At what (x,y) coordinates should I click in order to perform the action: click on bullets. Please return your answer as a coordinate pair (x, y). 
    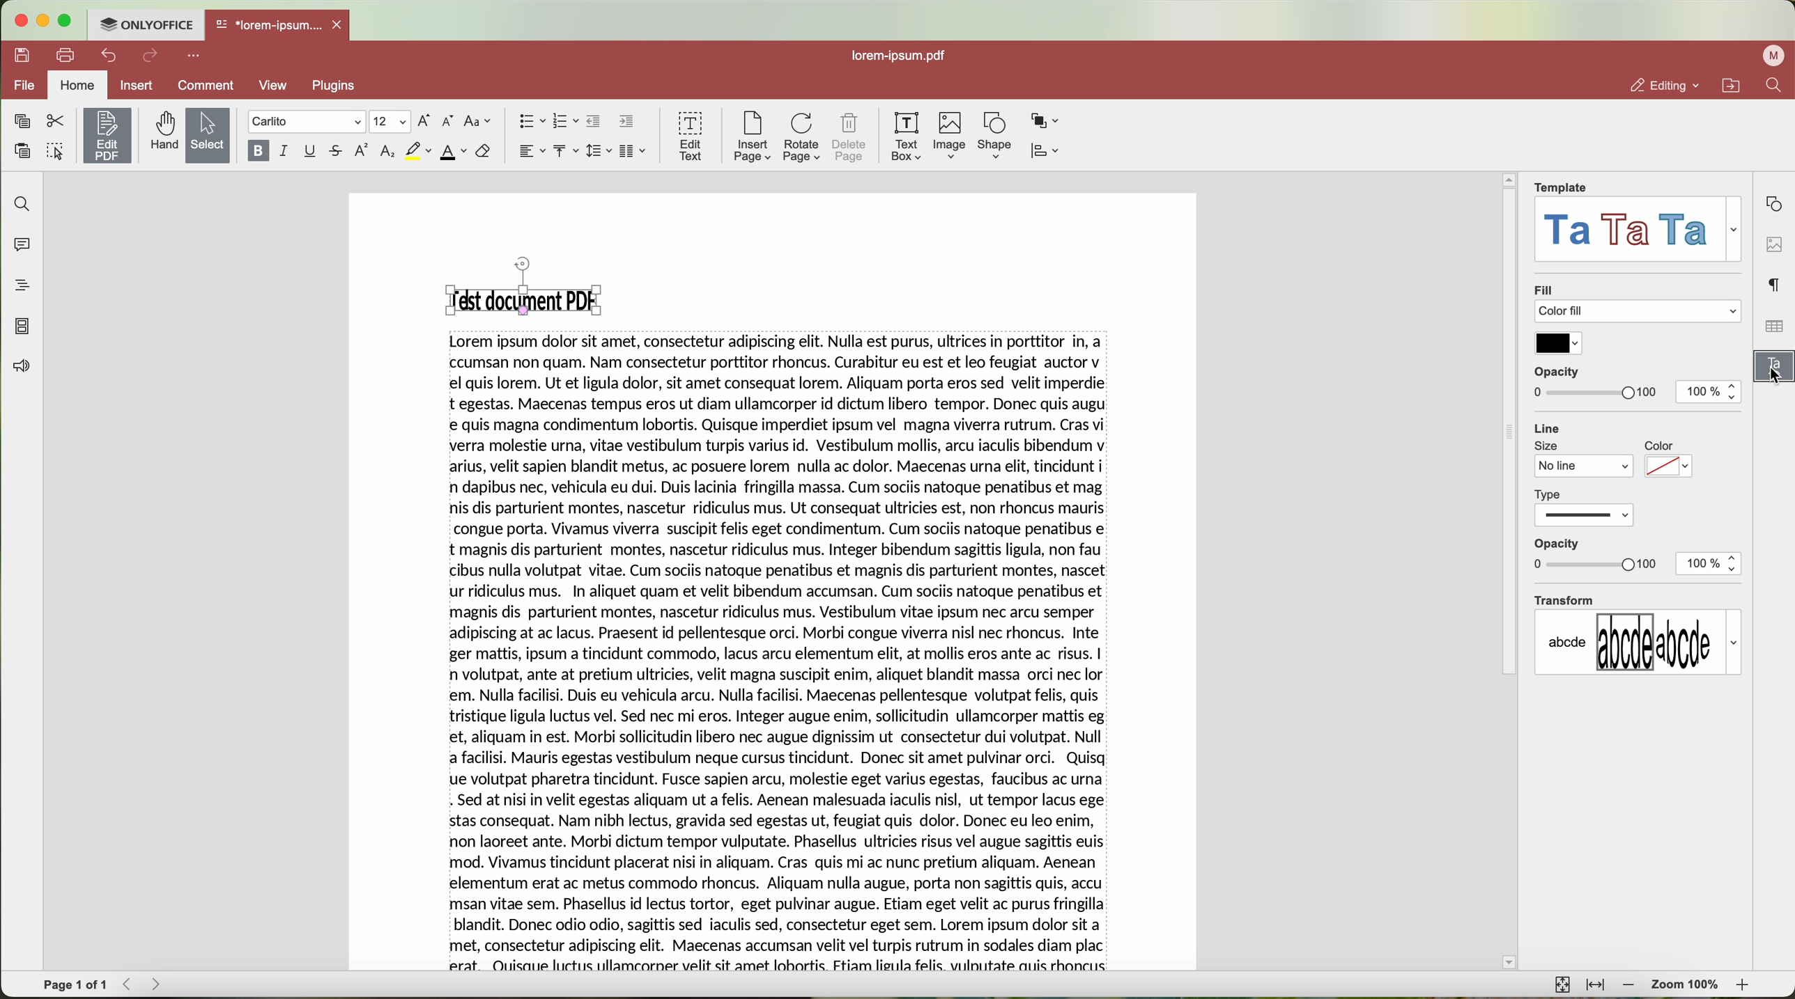
    Looking at the image, I should click on (531, 121).